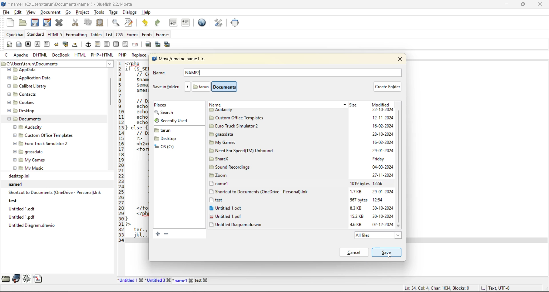  I want to click on new name, so click(197, 73).